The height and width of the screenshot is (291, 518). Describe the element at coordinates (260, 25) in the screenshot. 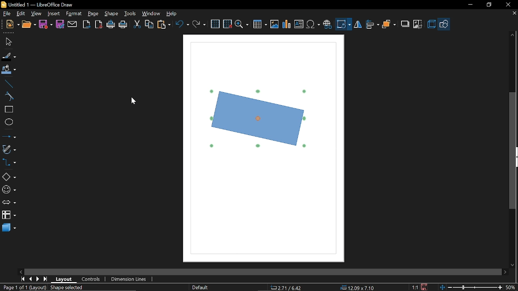

I see `Insert table` at that location.